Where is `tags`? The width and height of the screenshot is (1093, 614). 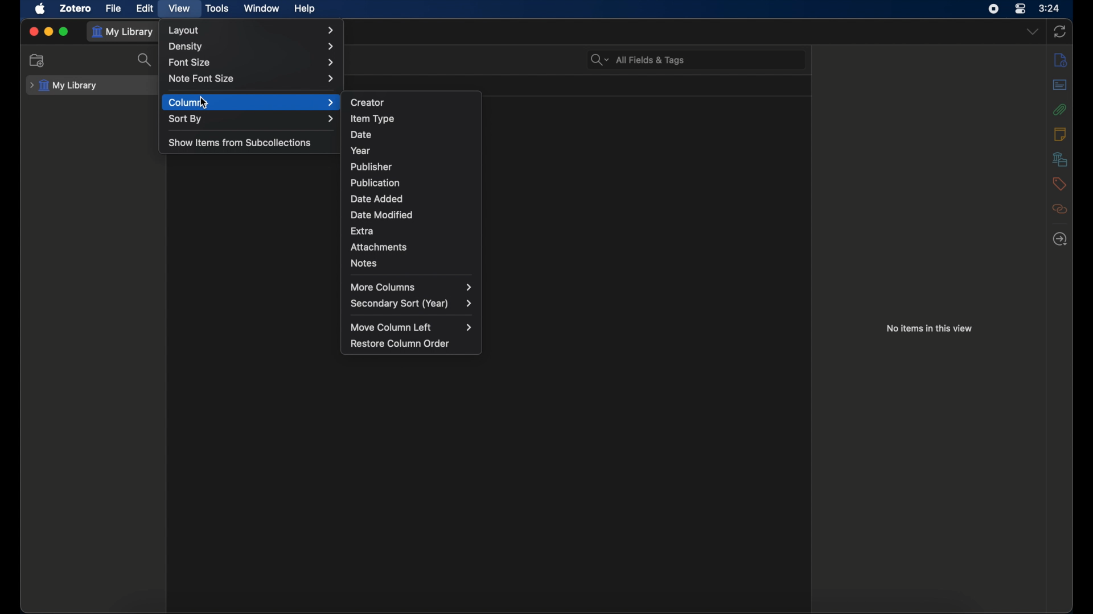 tags is located at coordinates (1059, 184).